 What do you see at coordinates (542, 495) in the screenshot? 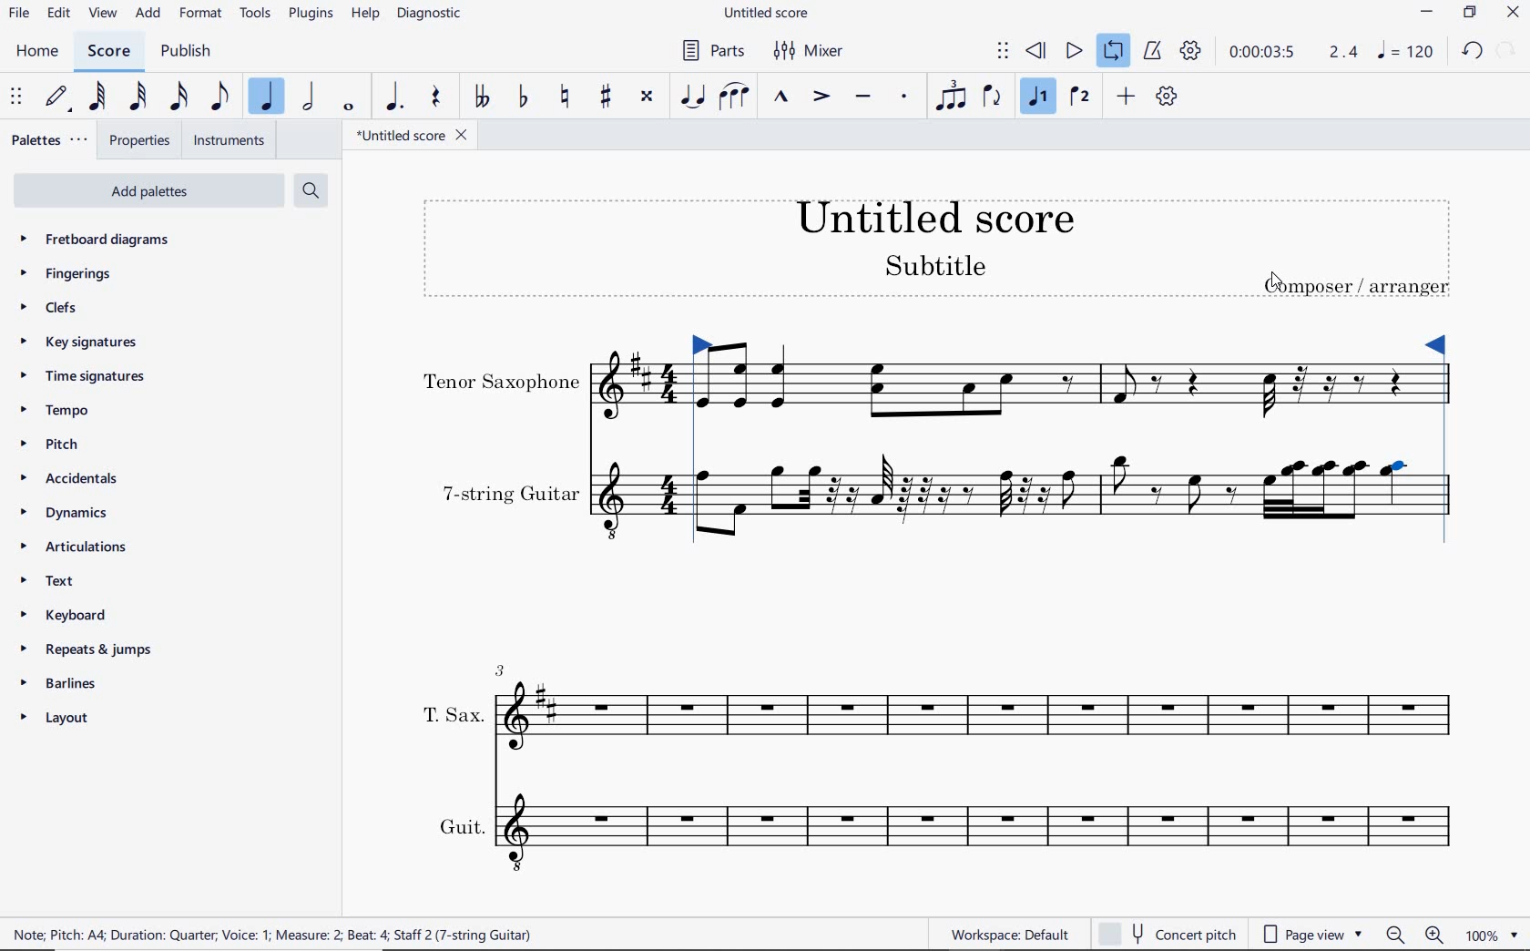
I see `INSTRUMENT: 7-STRING GUITAR` at bounding box center [542, 495].